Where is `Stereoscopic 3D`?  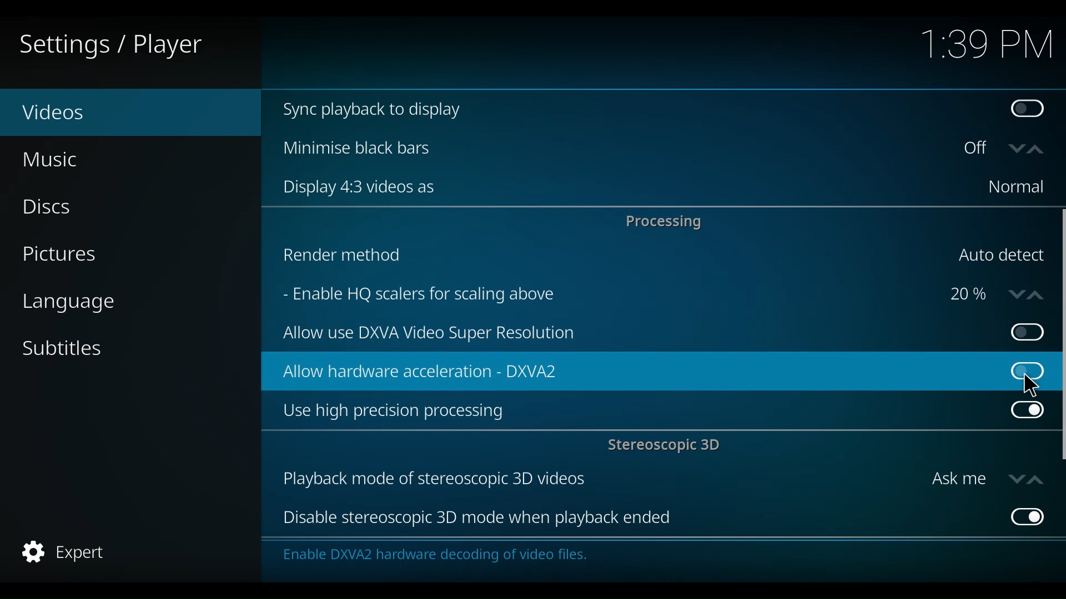
Stereoscopic 3D is located at coordinates (667, 446).